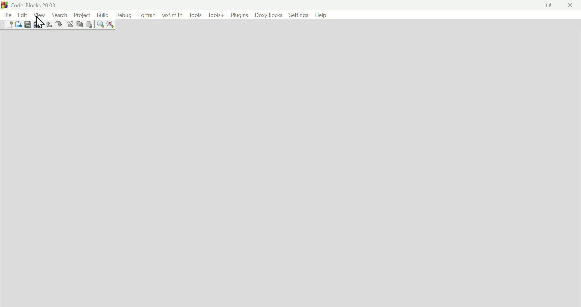 This screenshot has width=581, height=307. What do you see at coordinates (49, 25) in the screenshot?
I see `Undo` at bounding box center [49, 25].